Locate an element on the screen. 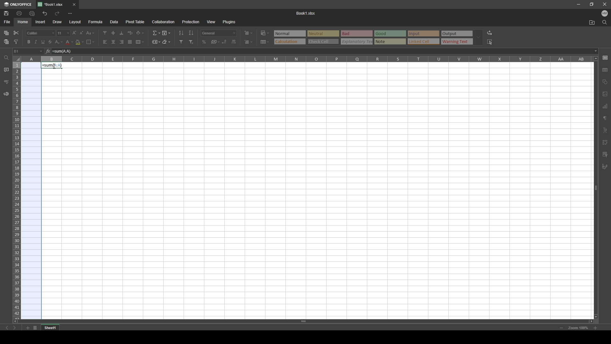  cell selection is located at coordinates (31, 190).